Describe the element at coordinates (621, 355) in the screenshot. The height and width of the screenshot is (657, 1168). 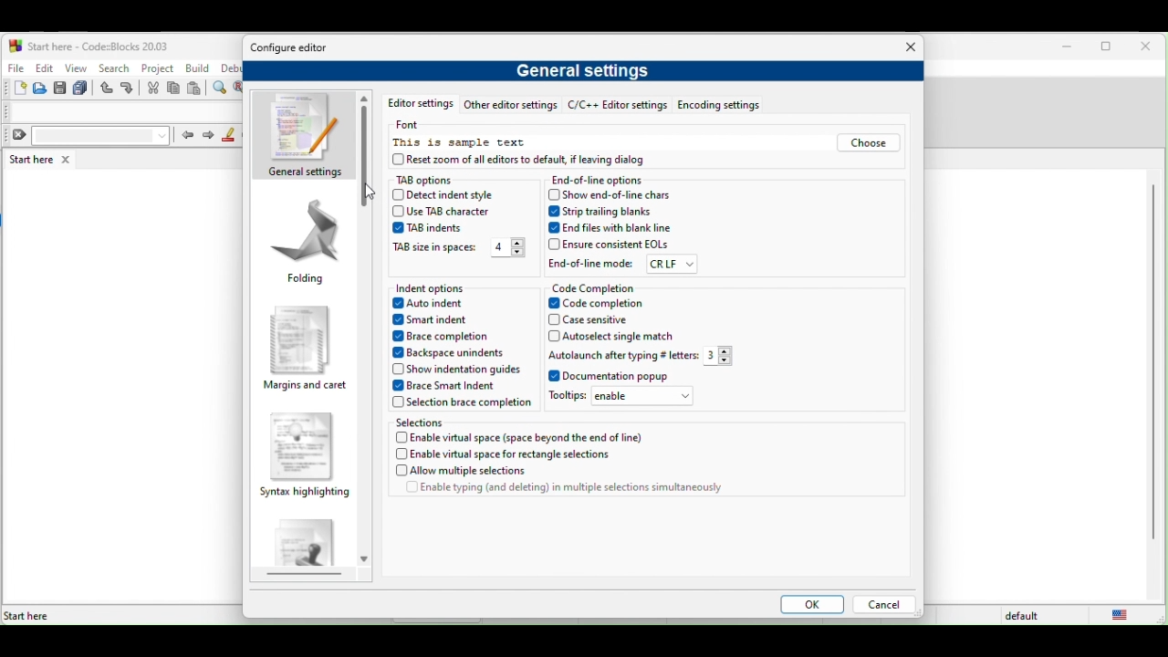
I see `autolaunch after typing # letters` at that location.